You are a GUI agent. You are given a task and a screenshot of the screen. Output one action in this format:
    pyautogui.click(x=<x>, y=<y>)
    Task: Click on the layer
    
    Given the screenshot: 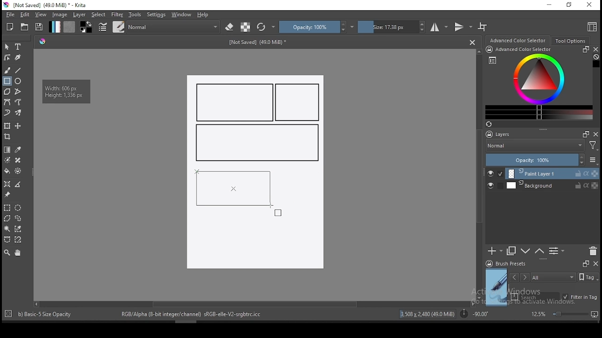 What is the action you would take?
    pyautogui.click(x=552, y=185)
    